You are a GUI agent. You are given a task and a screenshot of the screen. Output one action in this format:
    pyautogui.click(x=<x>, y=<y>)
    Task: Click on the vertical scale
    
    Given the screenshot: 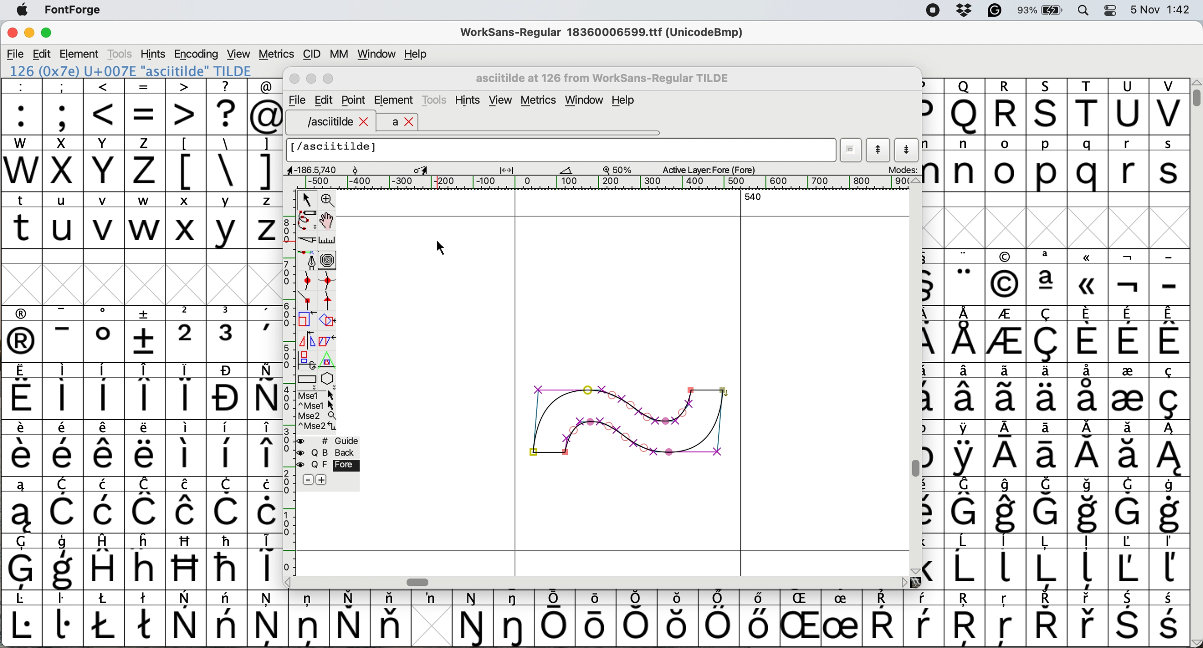 What is the action you would take?
    pyautogui.click(x=288, y=372)
    